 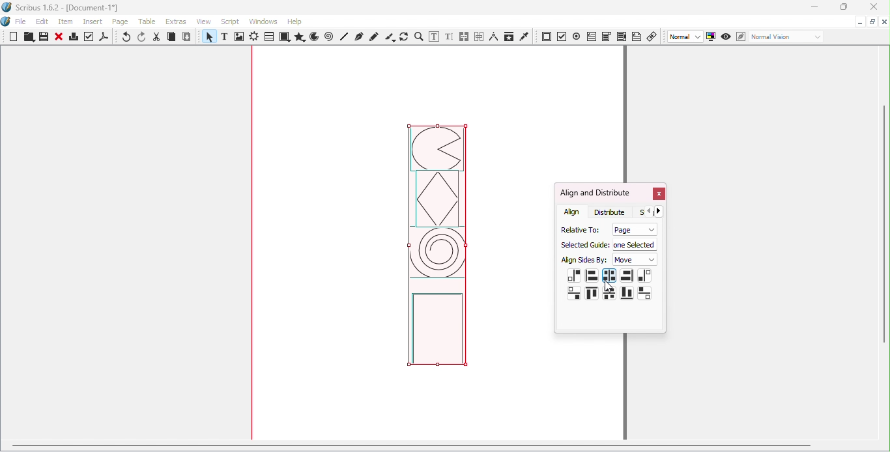 I want to click on Text annotation, so click(x=637, y=36).